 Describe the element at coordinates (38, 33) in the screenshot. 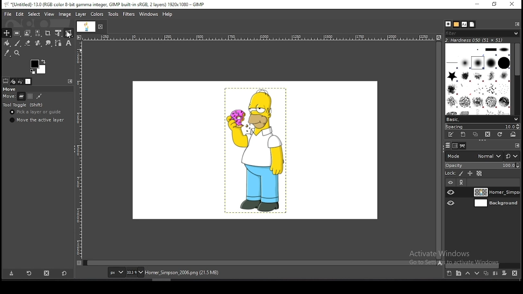

I see `select by color tool` at that location.